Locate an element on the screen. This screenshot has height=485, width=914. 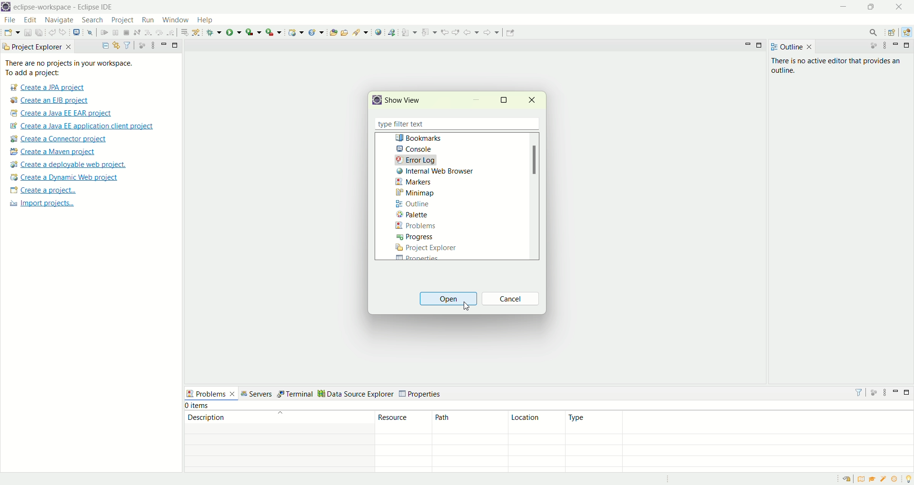
items is located at coordinates (199, 406).